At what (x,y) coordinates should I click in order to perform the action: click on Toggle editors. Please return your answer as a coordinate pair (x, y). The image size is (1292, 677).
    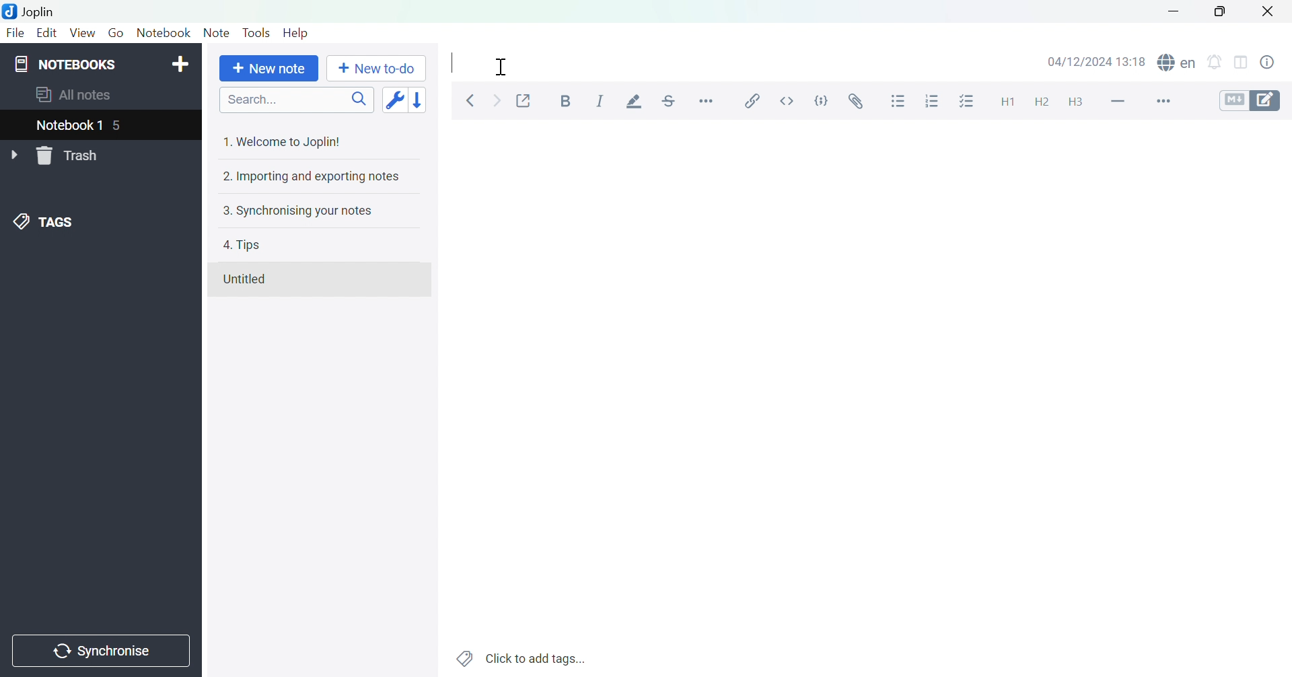
    Looking at the image, I should click on (1251, 102).